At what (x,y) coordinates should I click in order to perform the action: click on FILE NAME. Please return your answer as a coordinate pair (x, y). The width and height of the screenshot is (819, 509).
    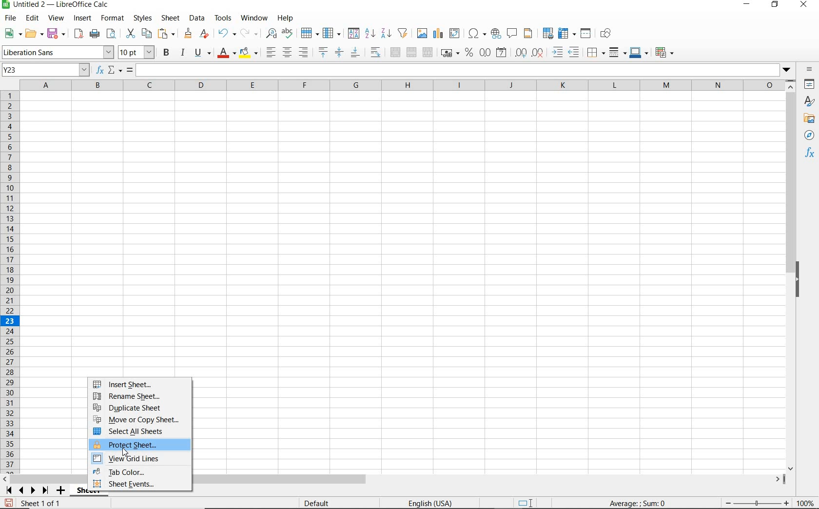
    Looking at the image, I should click on (57, 5).